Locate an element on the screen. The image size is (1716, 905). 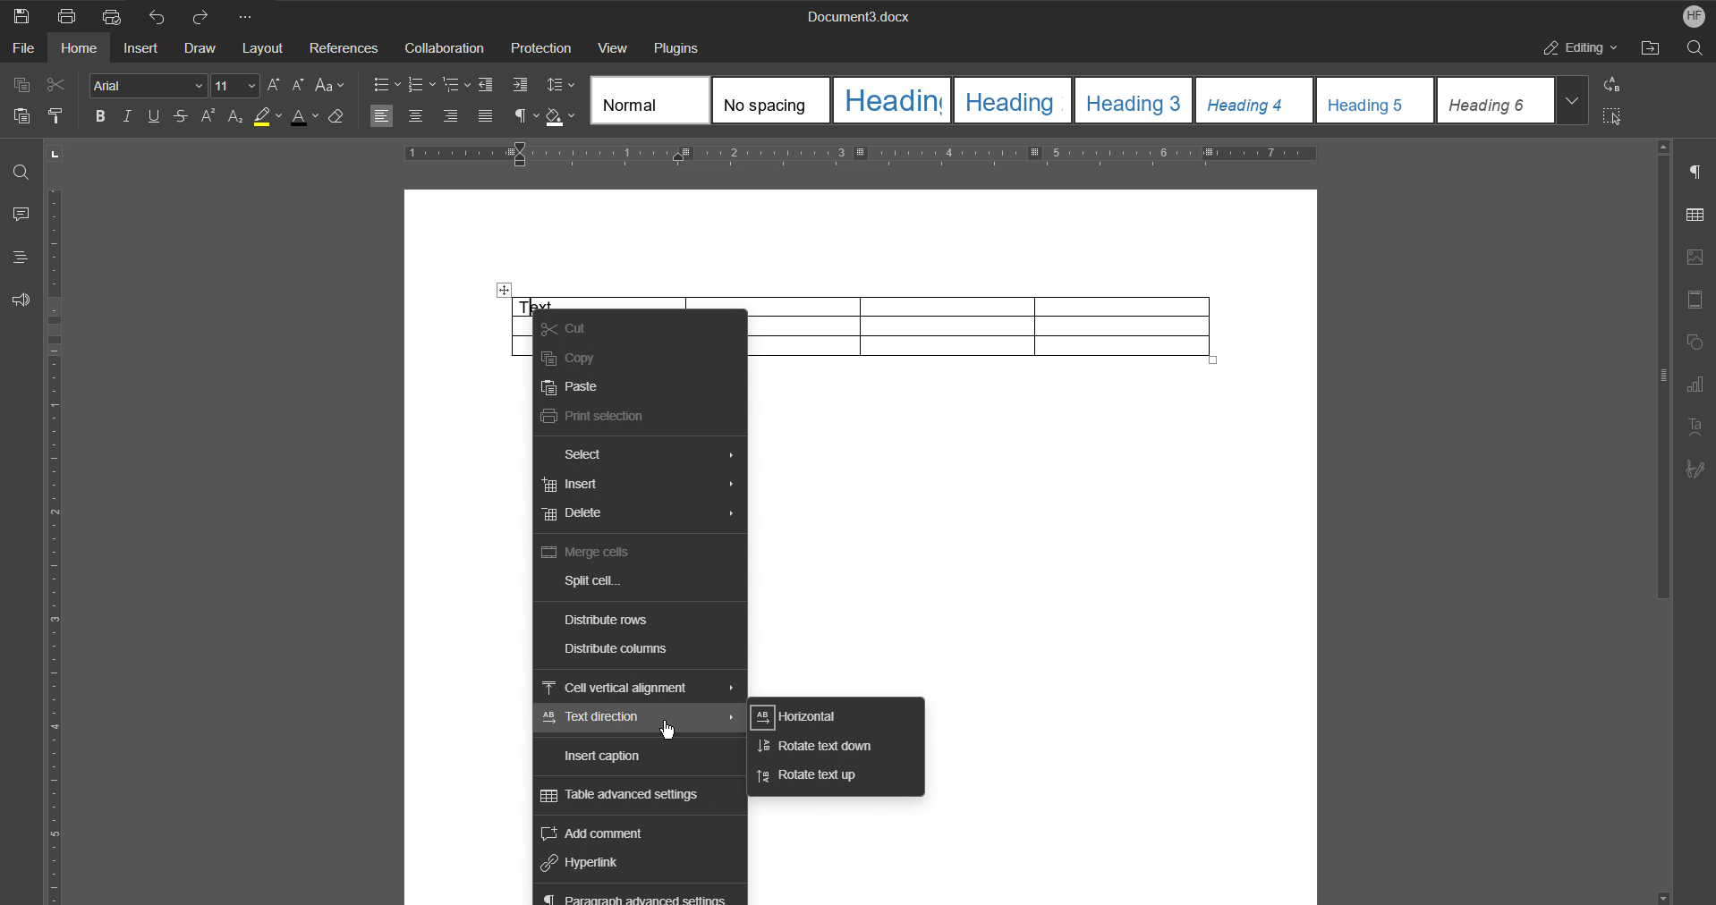
Draw is located at coordinates (201, 47).